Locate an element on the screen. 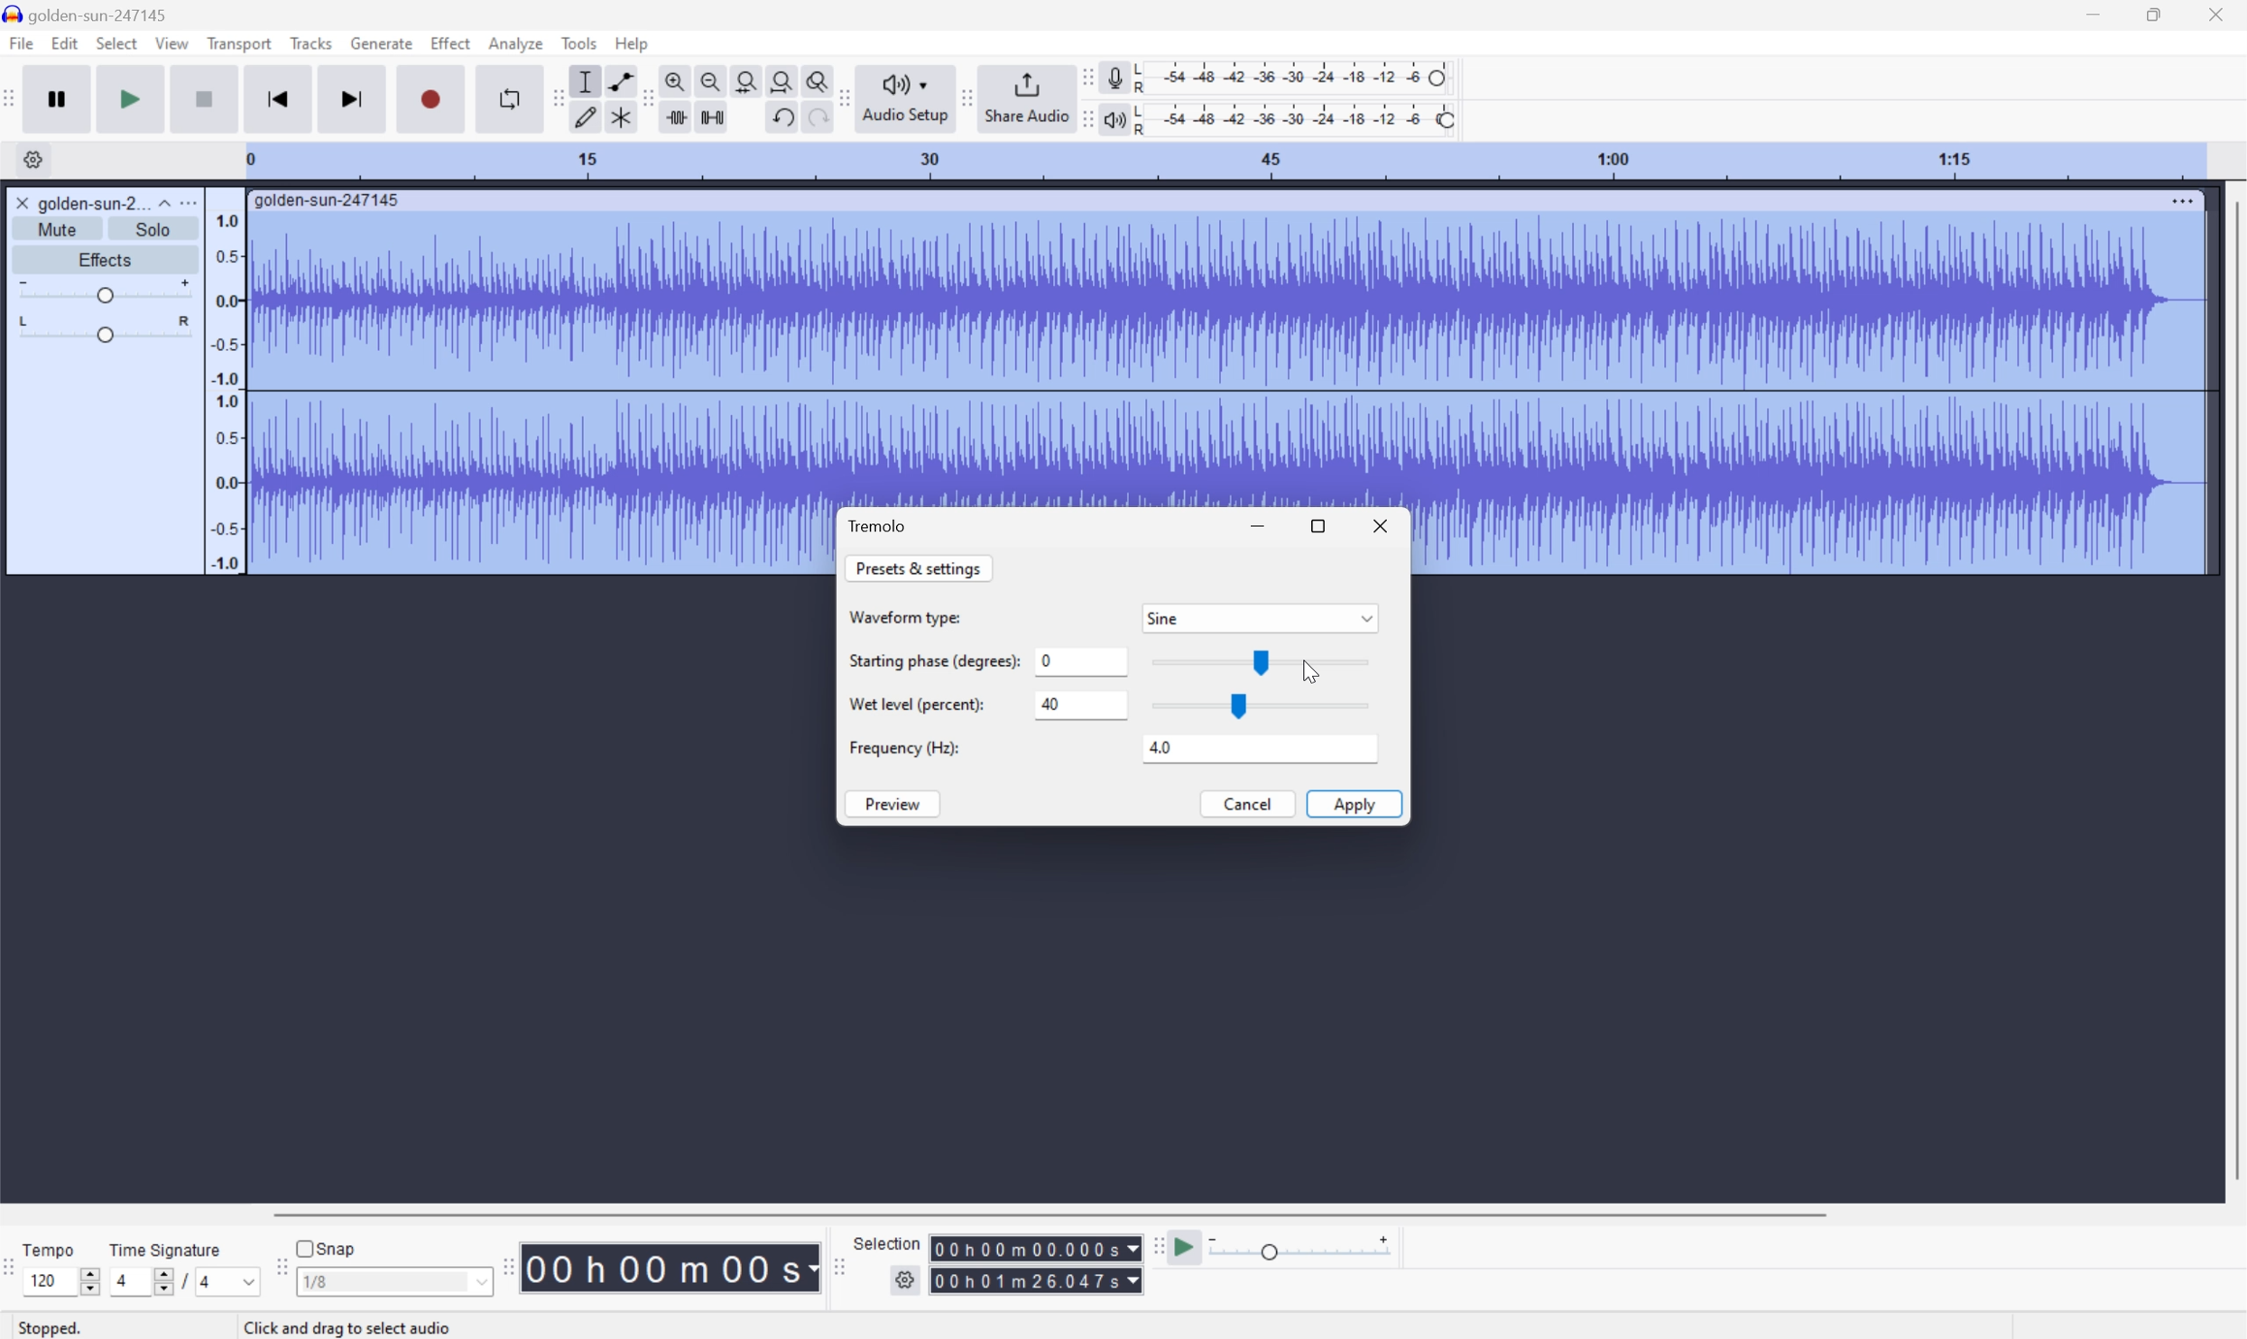 This screenshot has height=1339, width=2247. Slider is located at coordinates (1260, 706).